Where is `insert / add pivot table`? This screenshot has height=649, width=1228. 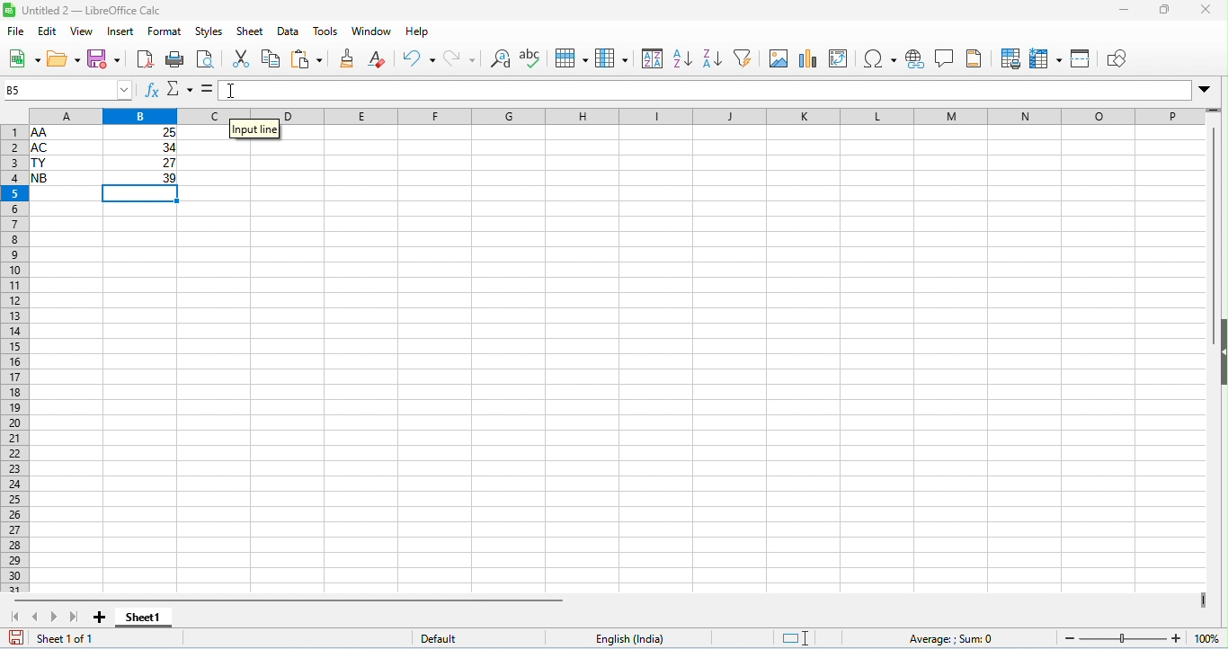 insert / add pivot table is located at coordinates (839, 58).